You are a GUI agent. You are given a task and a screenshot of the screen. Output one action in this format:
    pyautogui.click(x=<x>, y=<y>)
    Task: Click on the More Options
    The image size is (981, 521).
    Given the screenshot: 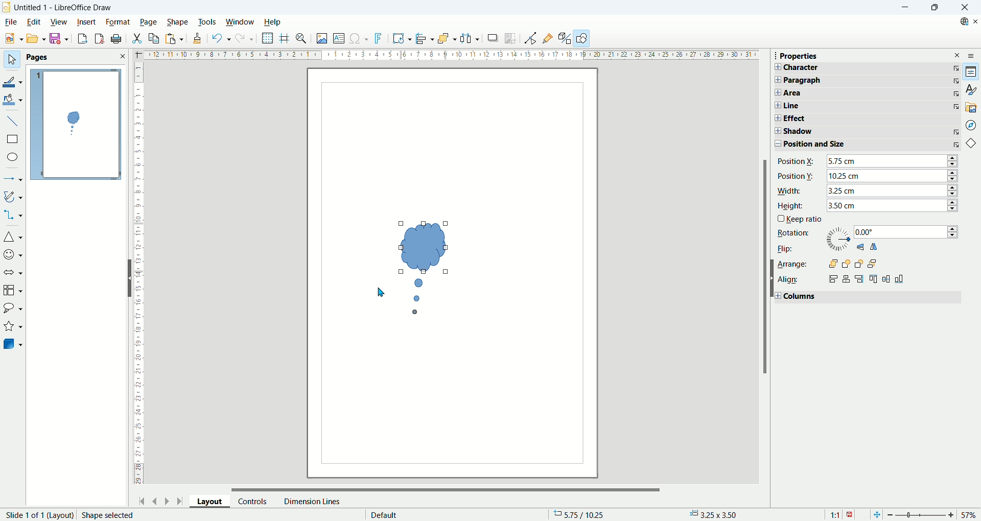 What is the action you would take?
    pyautogui.click(x=955, y=144)
    